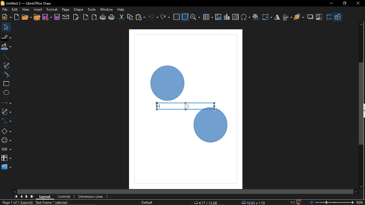  I want to click on Save as, so click(57, 17).